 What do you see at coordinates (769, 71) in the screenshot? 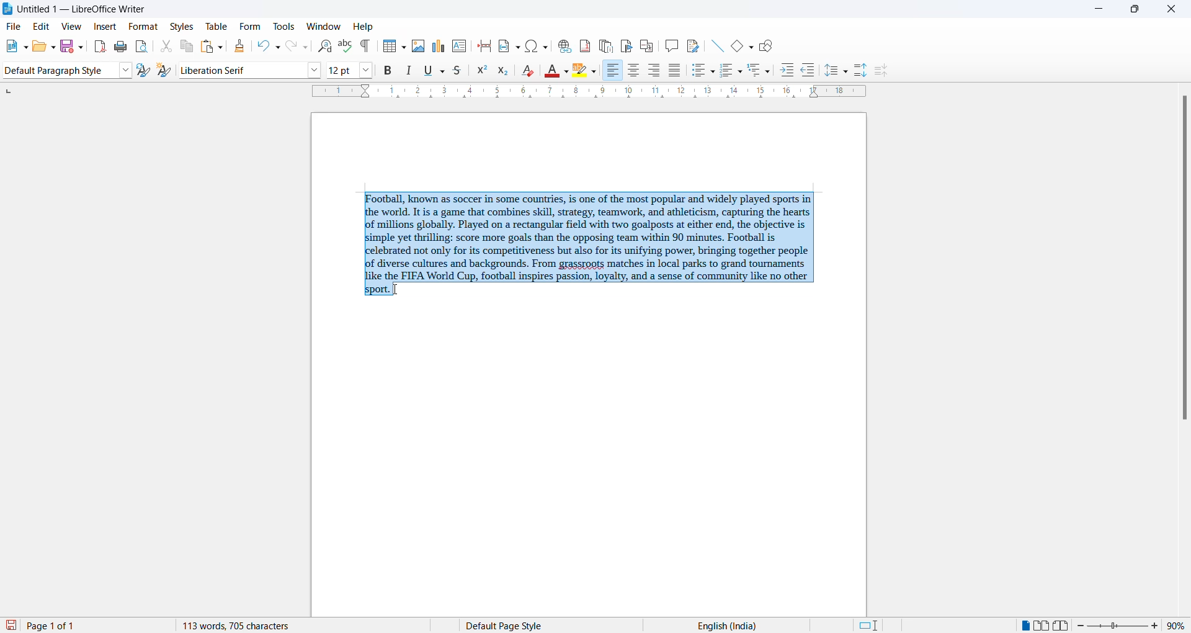
I see `outline format options` at bounding box center [769, 71].